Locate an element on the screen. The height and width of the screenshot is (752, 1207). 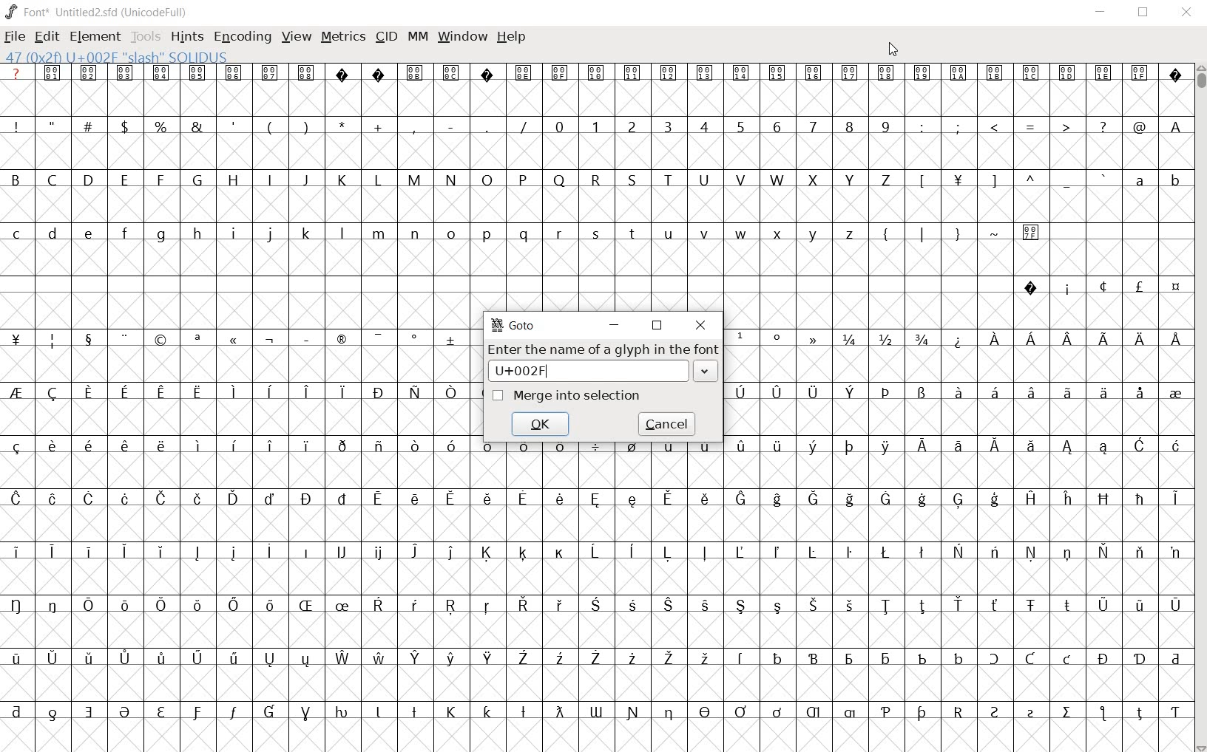
 is located at coordinates (594, 710).